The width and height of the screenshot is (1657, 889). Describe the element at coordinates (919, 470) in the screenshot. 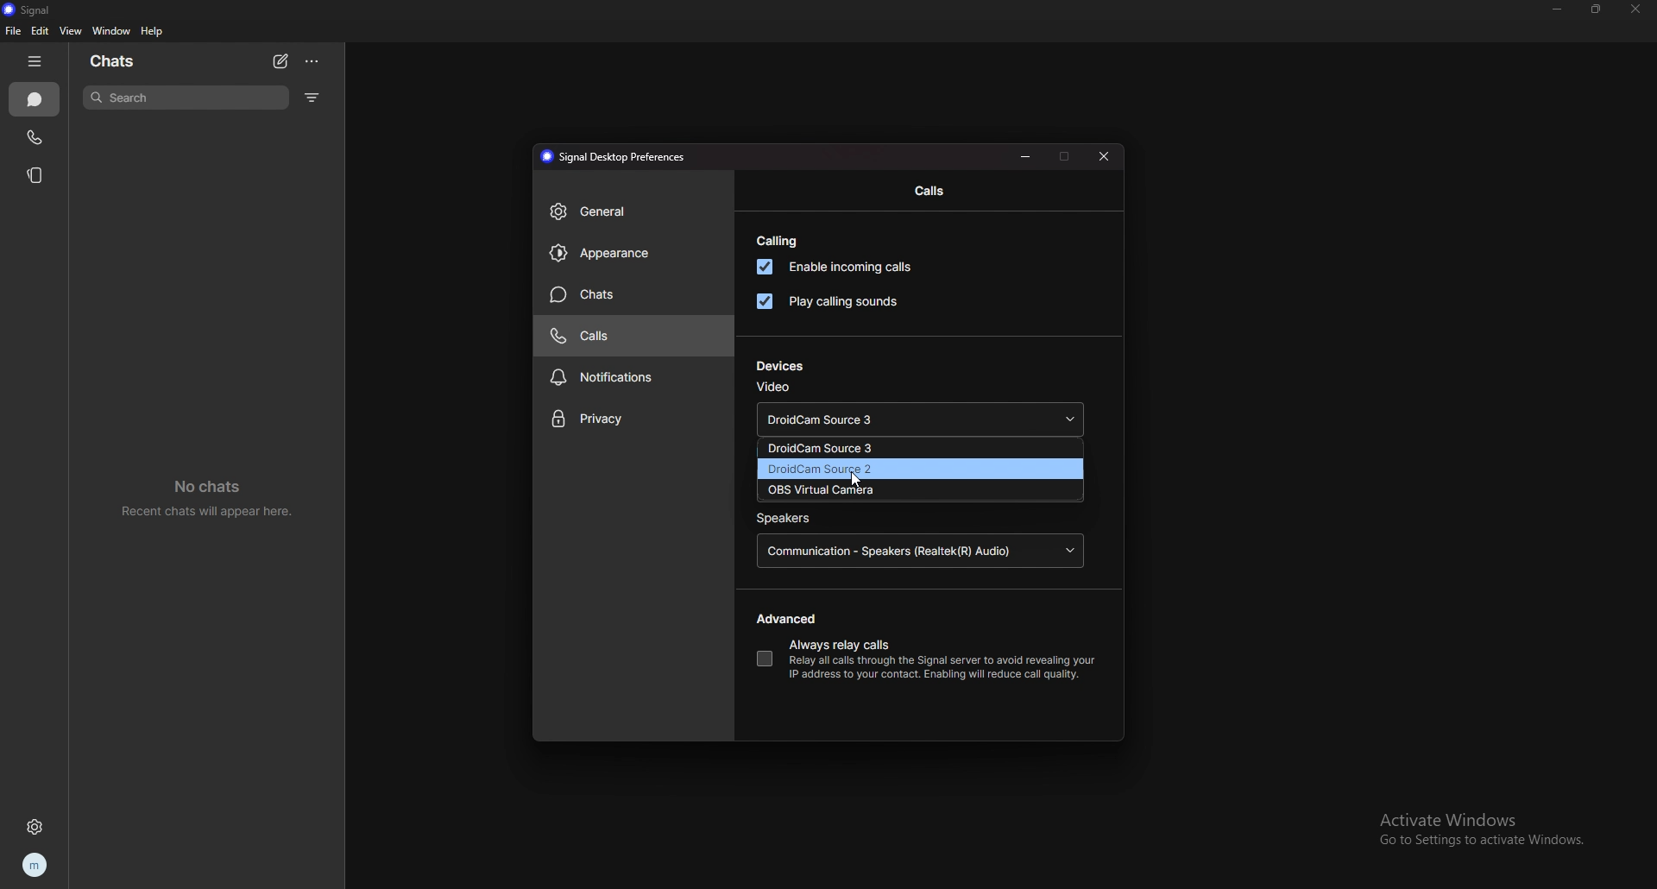

I see `source` at that location.